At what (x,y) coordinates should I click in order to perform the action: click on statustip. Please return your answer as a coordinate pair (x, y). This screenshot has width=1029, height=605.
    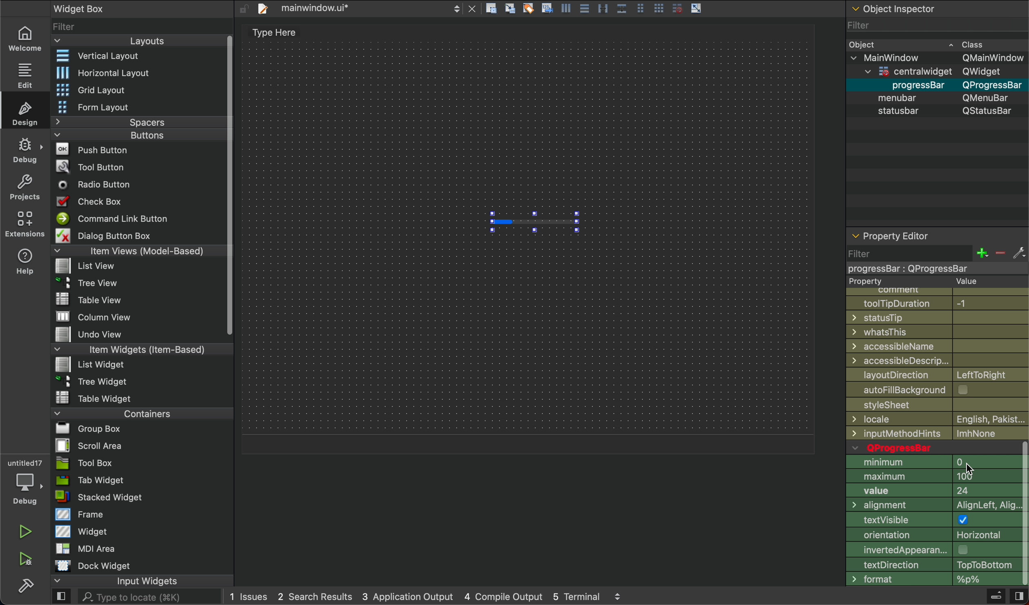
    Looking at the image, I should click on (938, 318).